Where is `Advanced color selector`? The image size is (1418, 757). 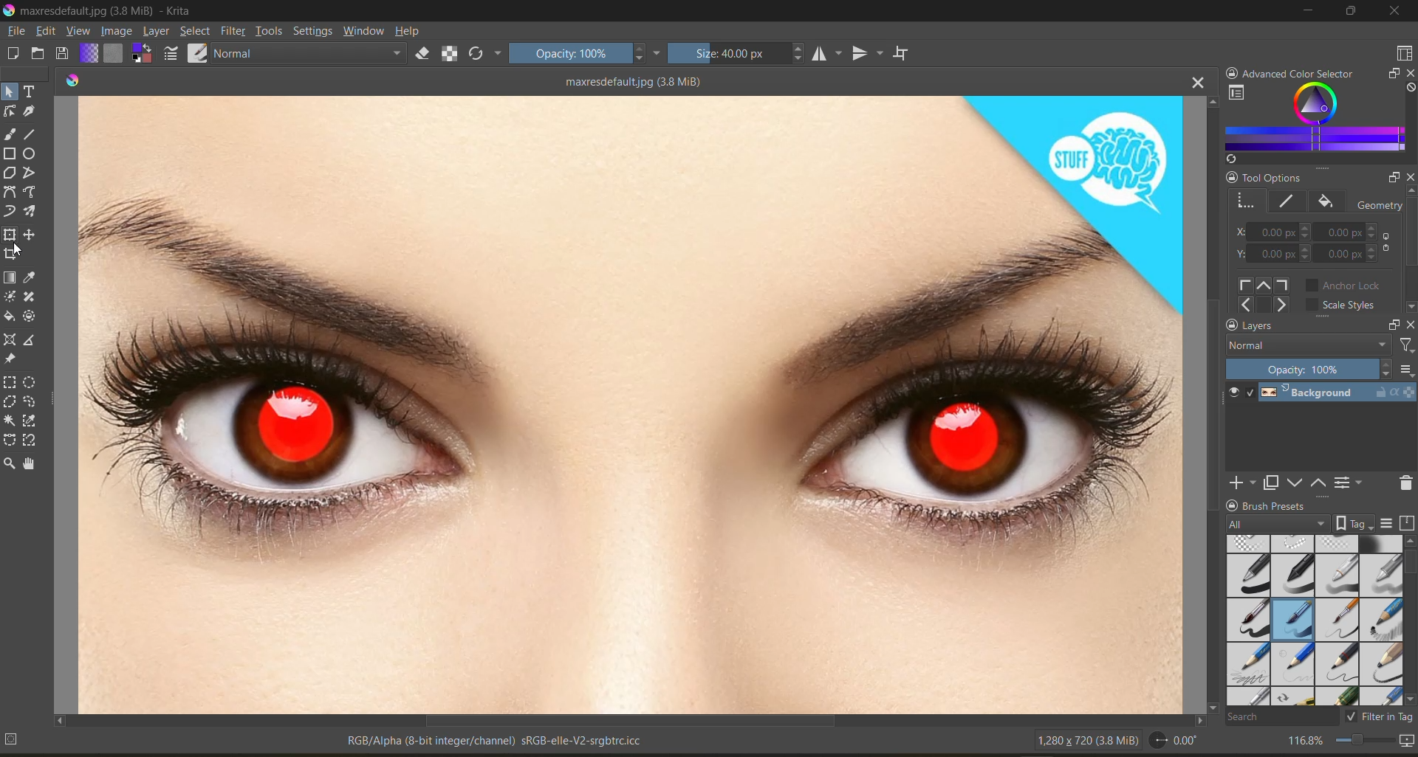
Advanced color selector is located at coordinates (1304, 70).